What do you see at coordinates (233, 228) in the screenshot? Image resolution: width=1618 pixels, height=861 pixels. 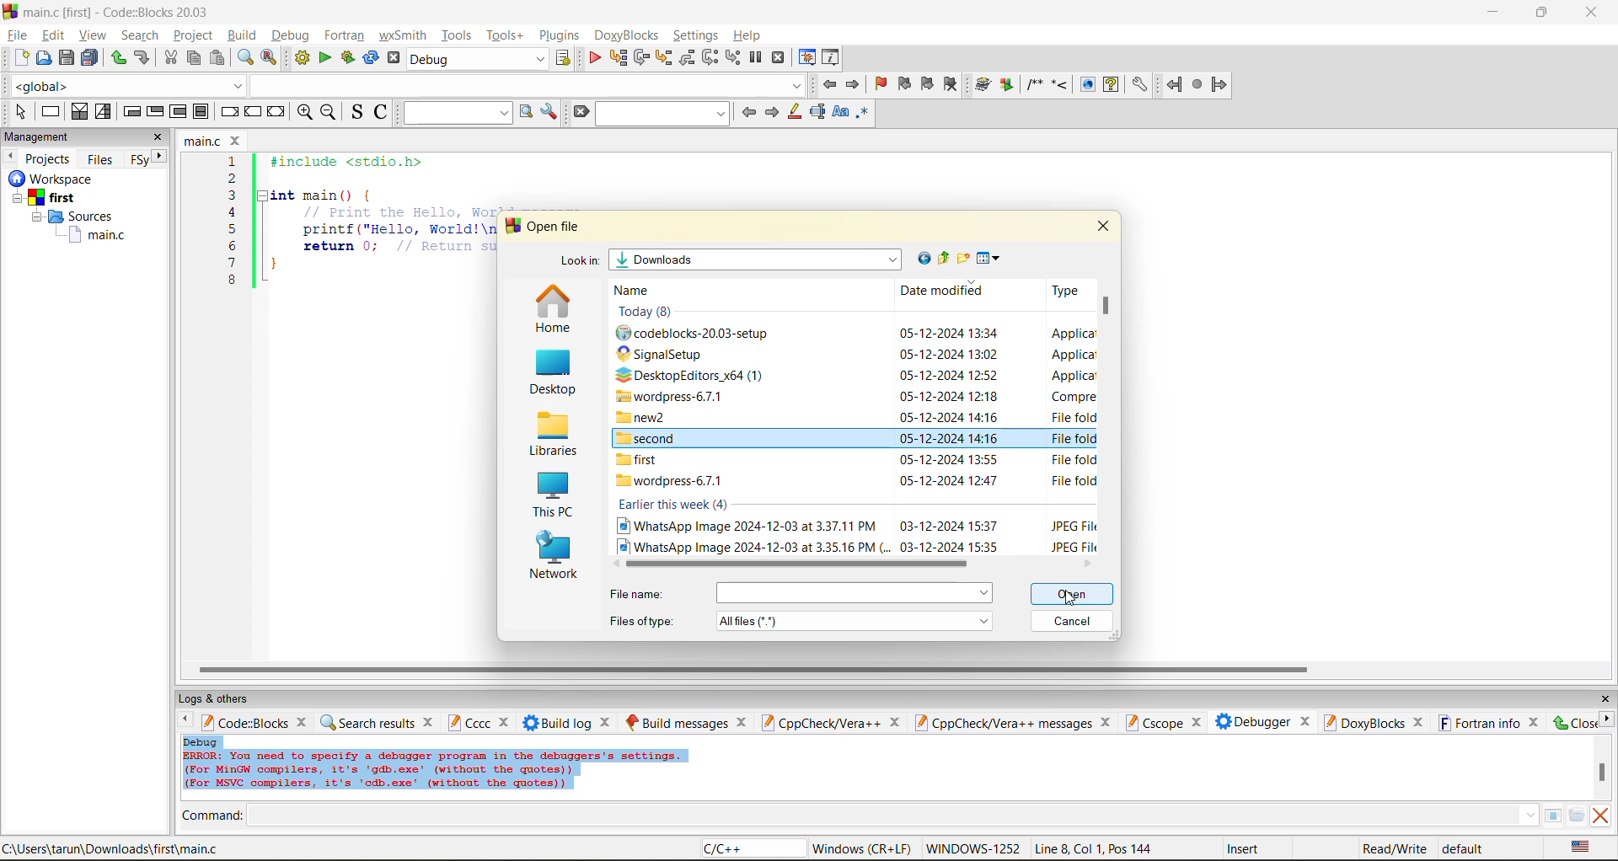 I see `5` at bounding box center [233, 228].